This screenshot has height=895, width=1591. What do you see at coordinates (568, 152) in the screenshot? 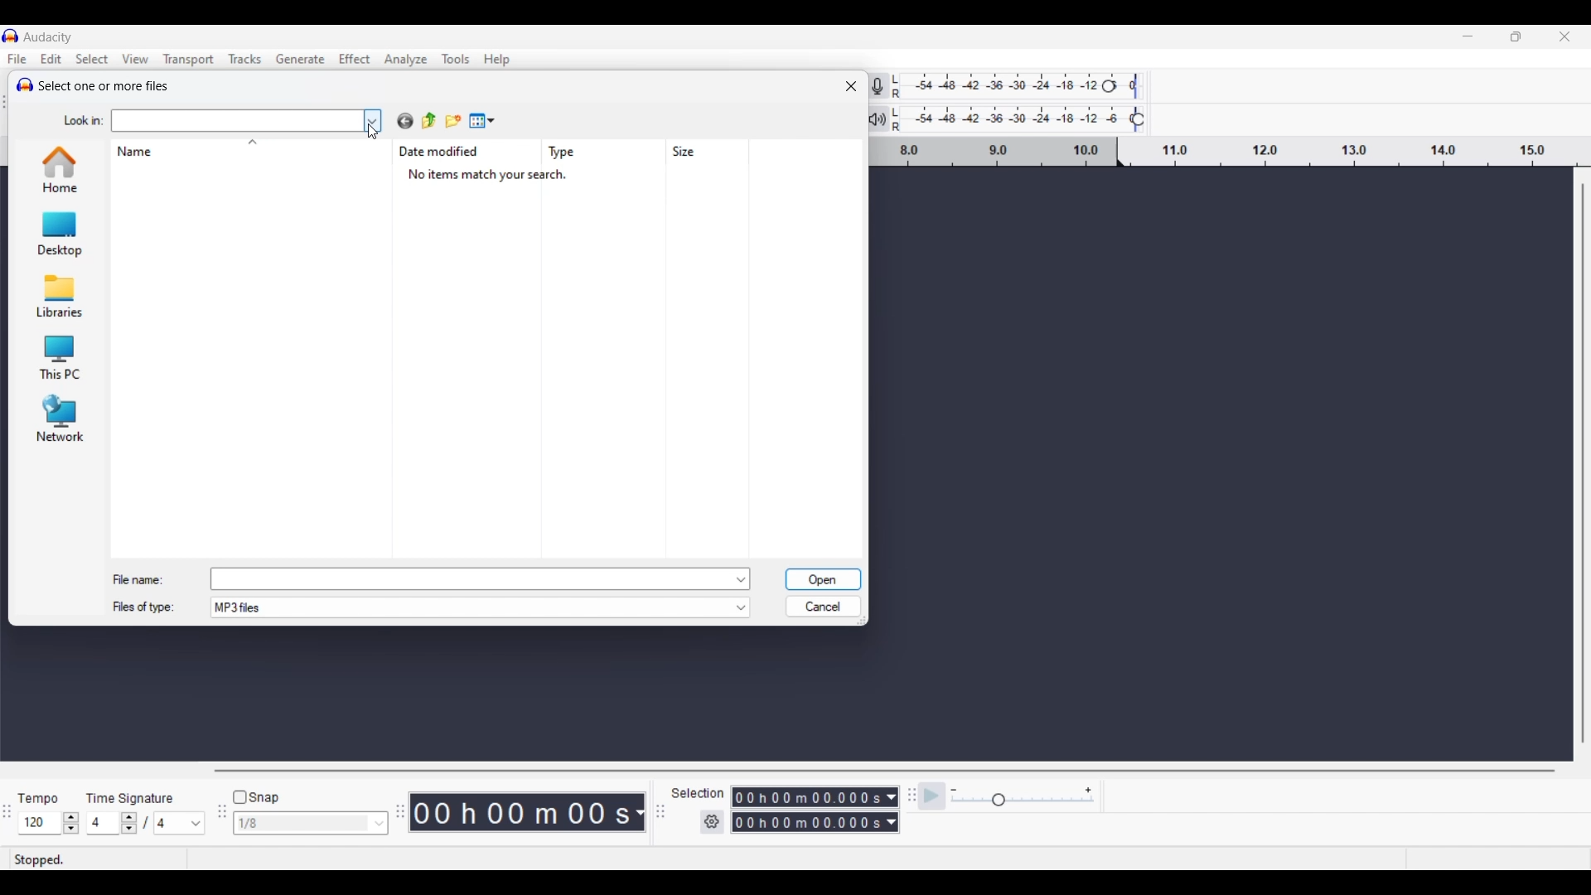
I see `Type column` at bounding box center [568, 152].